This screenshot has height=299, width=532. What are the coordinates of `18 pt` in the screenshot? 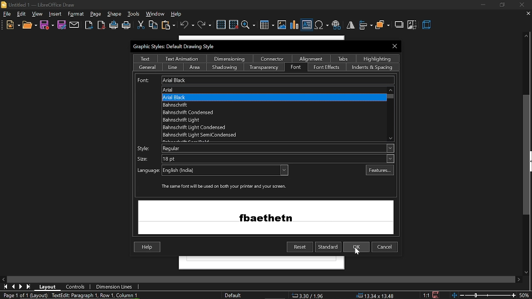 It's located at (276, 159).